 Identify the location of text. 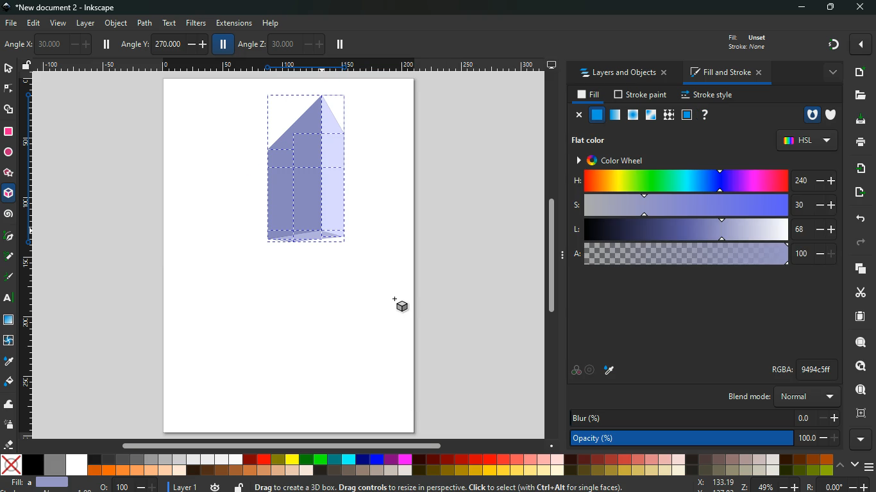
(168, 23).